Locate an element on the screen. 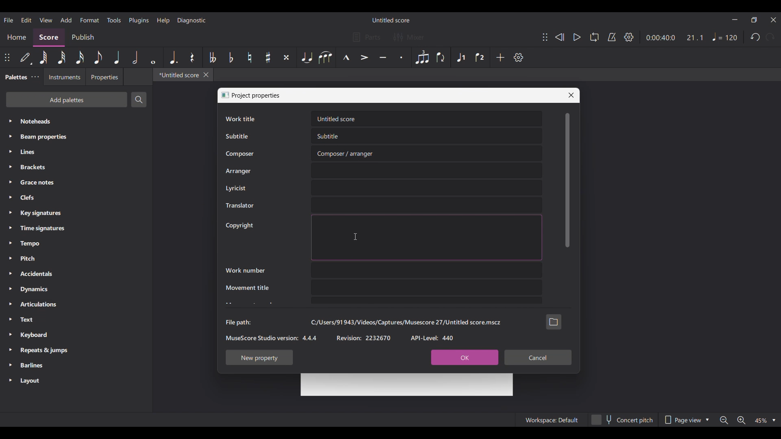 The image size is (781, 439). Work title is located at coordinates (240, 119).